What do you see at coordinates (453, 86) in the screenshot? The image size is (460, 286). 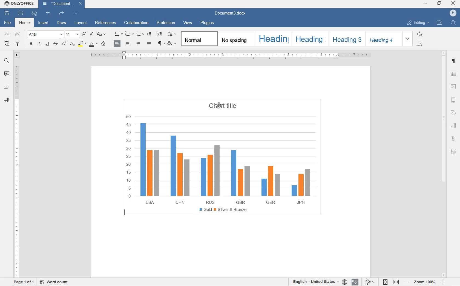 I see `IMAGE SETTINGS` at bounding box center [453, 86].